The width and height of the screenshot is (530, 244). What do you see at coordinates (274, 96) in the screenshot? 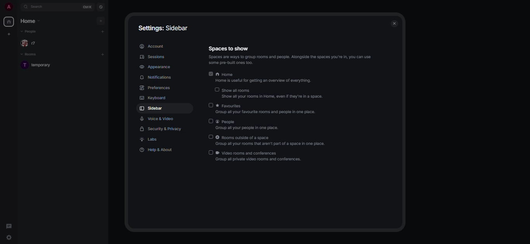
I see `Show all your rooms in Home, even il they're in a space.` at bounding box center [274, 96].